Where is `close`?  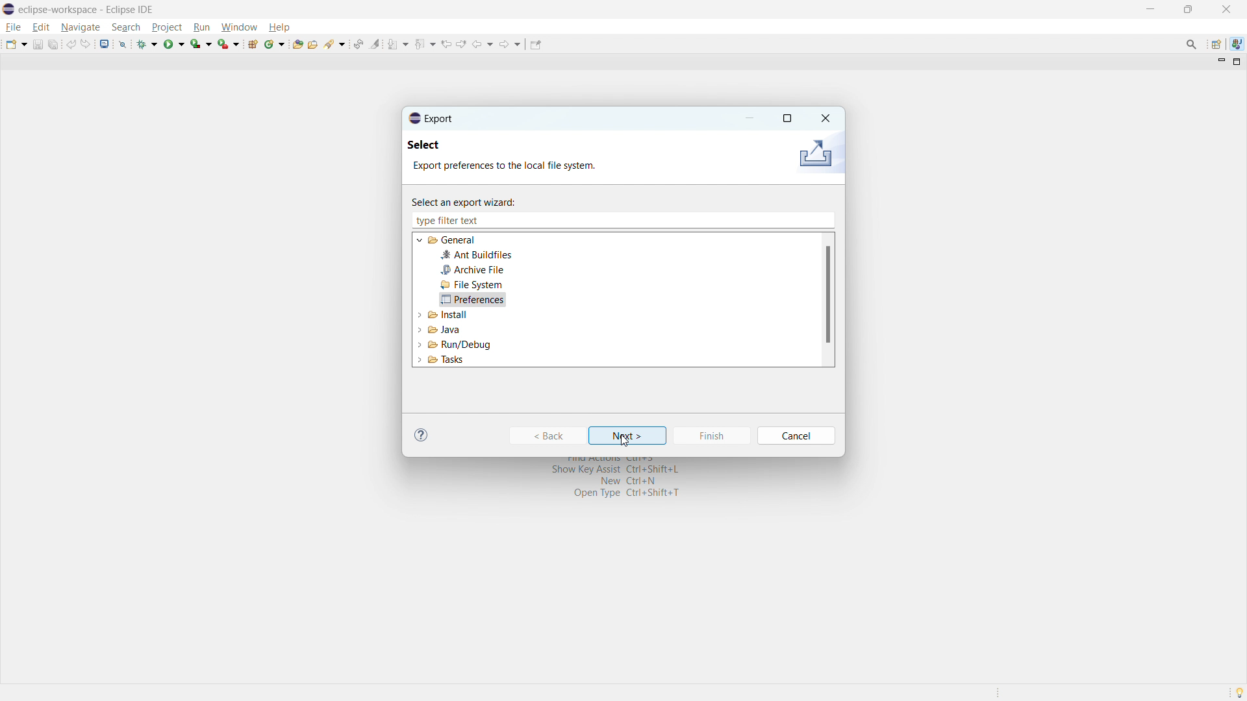 close is located at coordinates (1226, 9).